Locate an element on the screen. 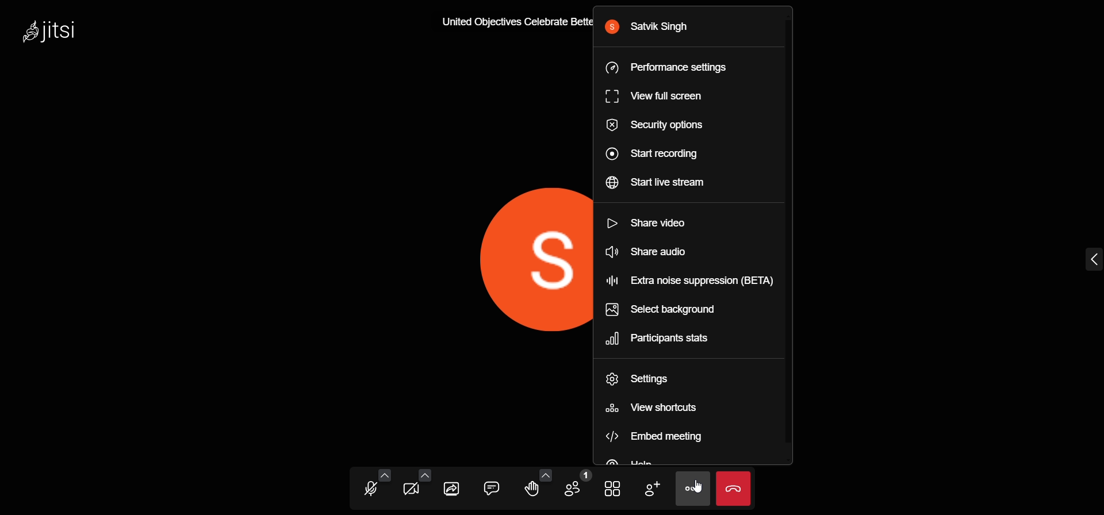  leave meeting is located at coordinates (735, 488).